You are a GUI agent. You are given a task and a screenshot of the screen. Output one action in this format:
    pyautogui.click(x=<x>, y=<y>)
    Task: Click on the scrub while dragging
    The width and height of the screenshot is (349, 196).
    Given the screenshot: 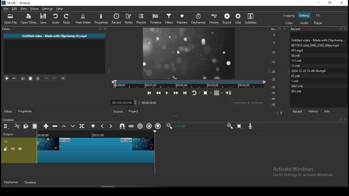 What is the action you would take?
    pyautogui.click(x=132, y=126)
    